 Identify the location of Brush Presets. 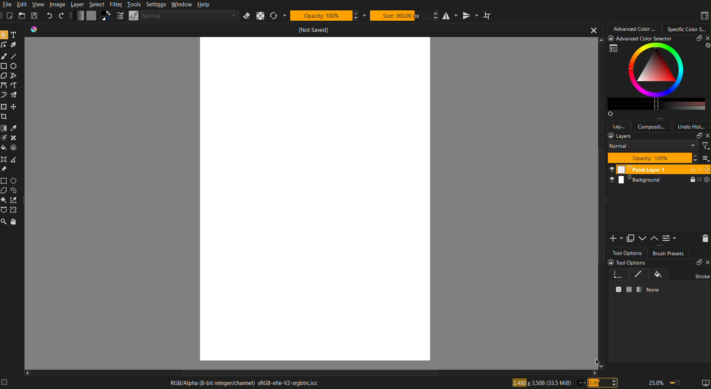
(668, 253).